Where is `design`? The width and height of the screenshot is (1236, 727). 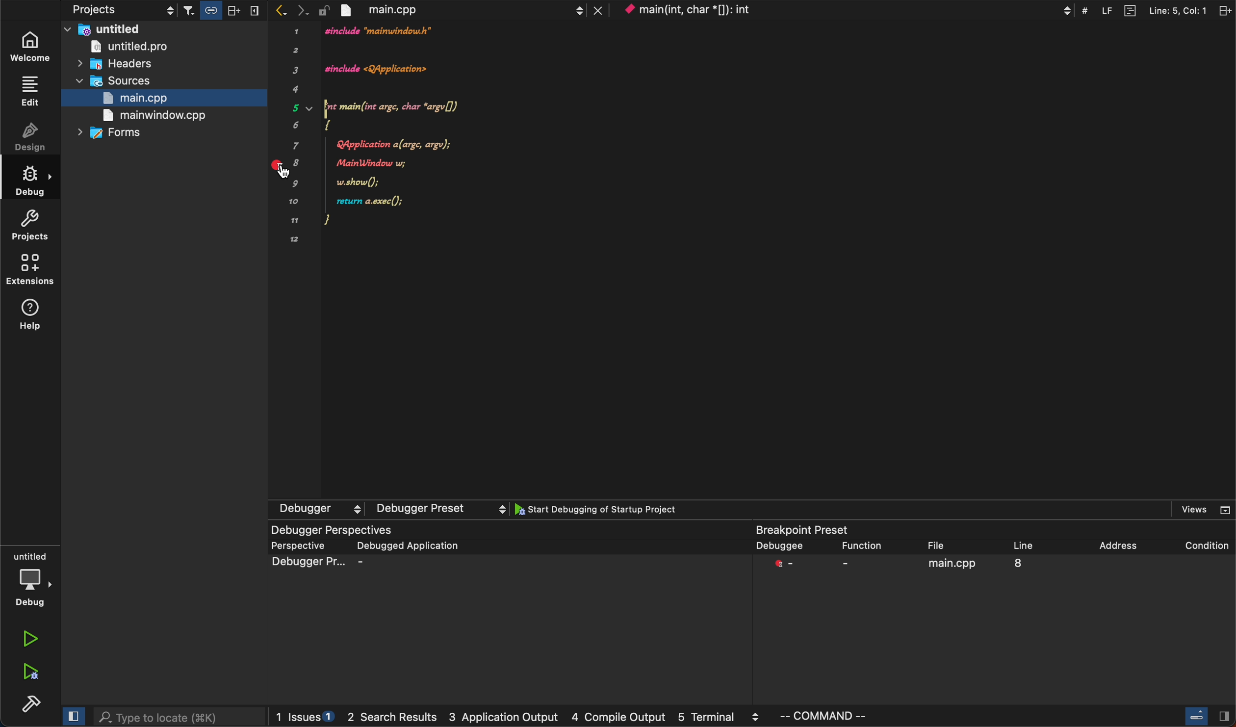
design is located at coordinates (31, 138).